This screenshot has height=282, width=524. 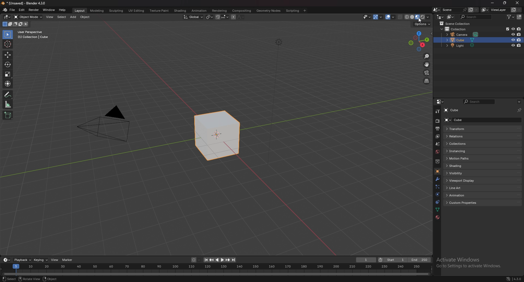 I want to click on object, so click(x=437, y=172).